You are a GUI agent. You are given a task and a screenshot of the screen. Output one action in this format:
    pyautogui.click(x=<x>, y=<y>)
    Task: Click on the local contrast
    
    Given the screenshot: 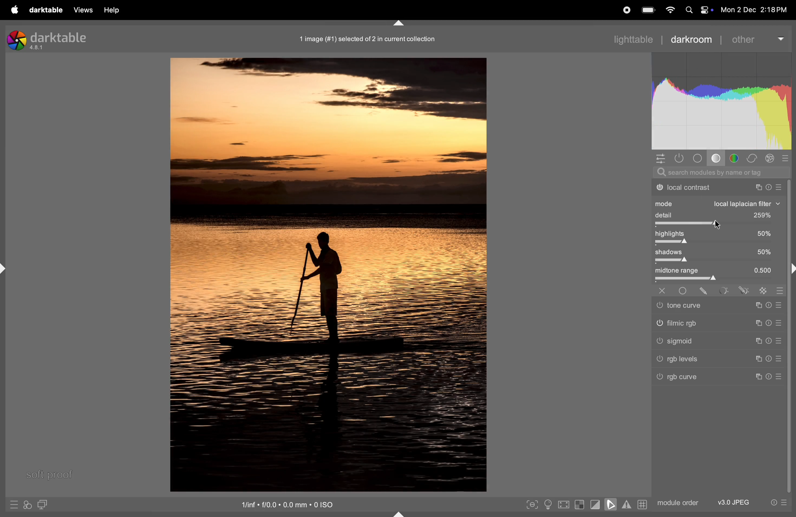 What is the action you would take?
    pyautogui.click(x=717, y=188)
    